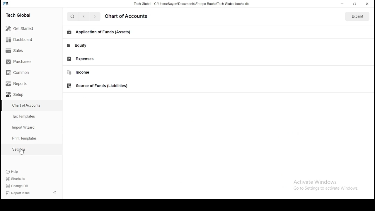  What do you see at coordinates (72, 17) in the screenshot?
I see `search` at bounding box center [72, 17].